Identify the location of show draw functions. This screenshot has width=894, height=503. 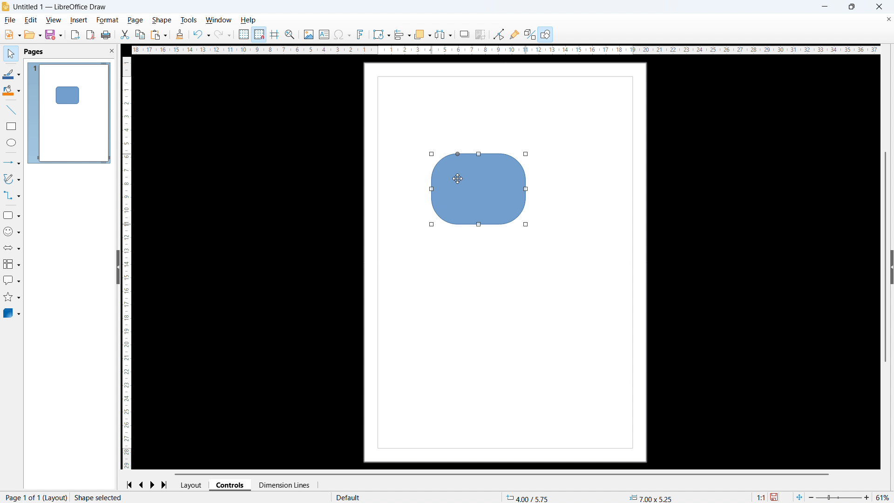
(545, 34).